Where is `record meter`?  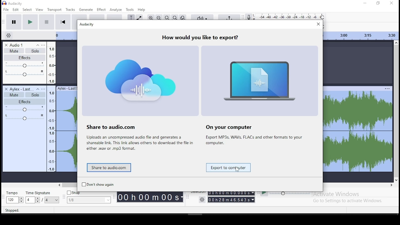 record meter is located at coordinates (249, 17).